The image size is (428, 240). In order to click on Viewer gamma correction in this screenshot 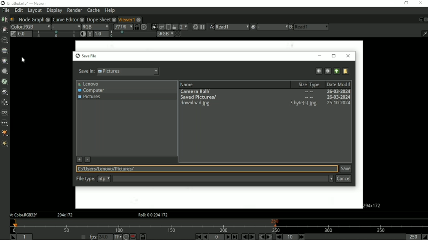, I will do `click(90, 34)`.